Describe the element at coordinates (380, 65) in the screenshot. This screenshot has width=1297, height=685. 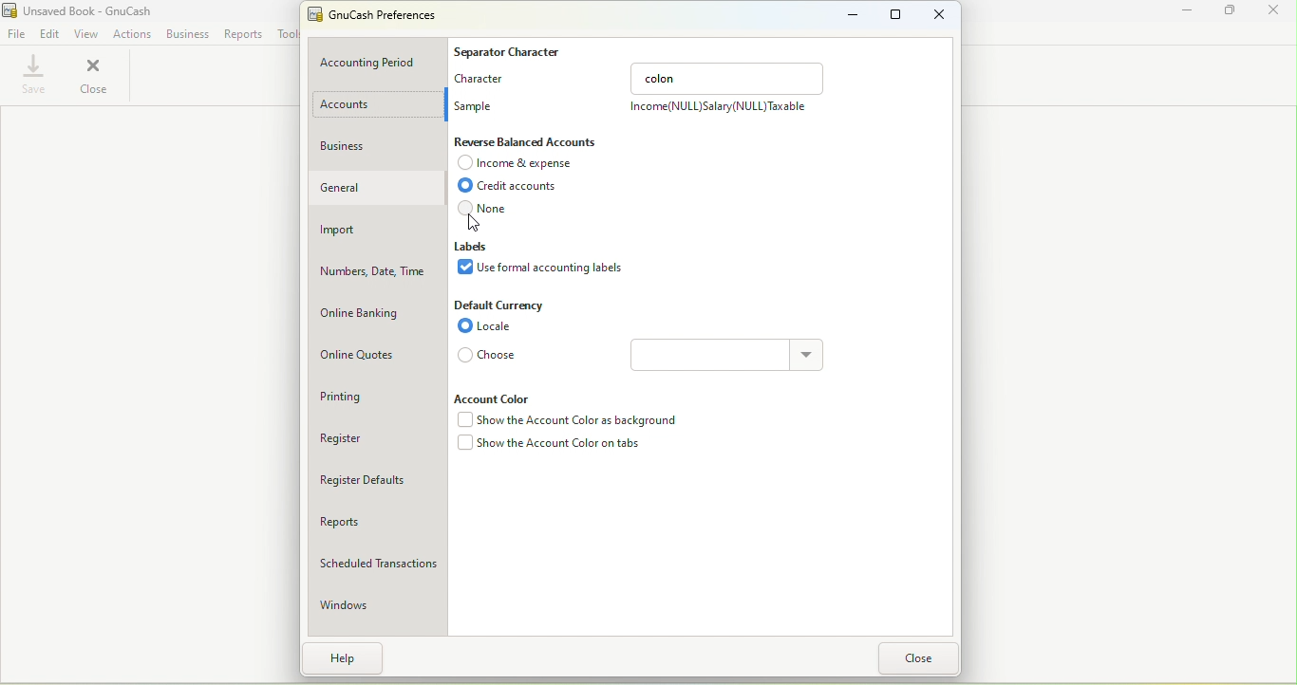
I see `Accounting period` at that location.